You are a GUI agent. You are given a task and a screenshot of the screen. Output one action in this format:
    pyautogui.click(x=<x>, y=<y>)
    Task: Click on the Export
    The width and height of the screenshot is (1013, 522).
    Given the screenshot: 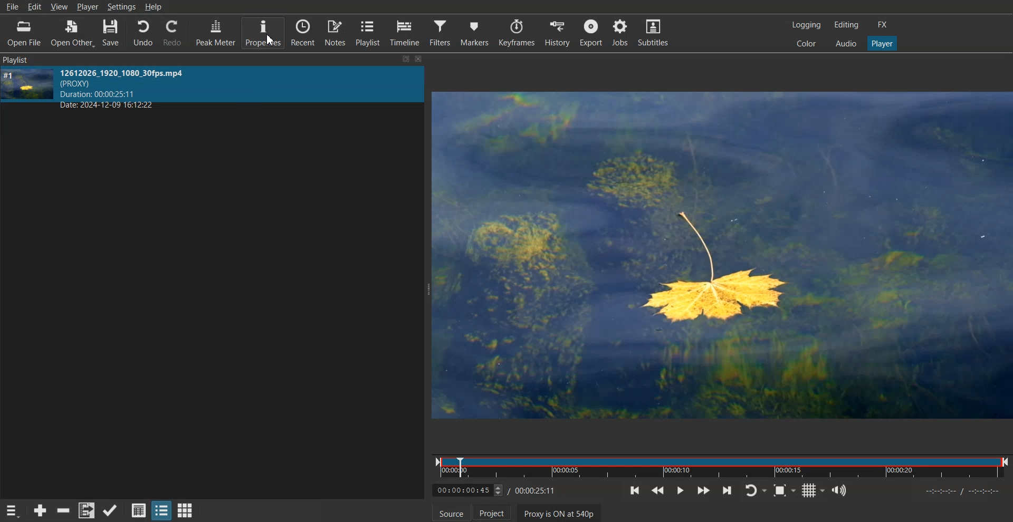 What is the action you would take?
    pyautogui.click(x=590, y=32)
    